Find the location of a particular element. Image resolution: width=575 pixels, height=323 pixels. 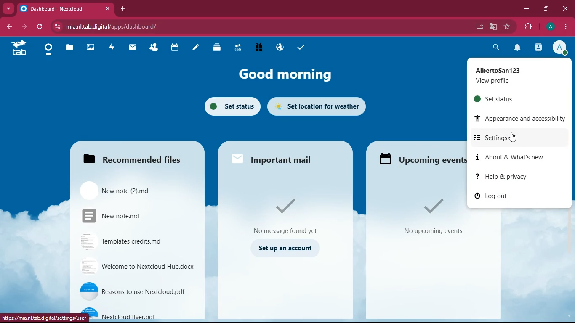

New note.md is located at coordinates (120, 216).